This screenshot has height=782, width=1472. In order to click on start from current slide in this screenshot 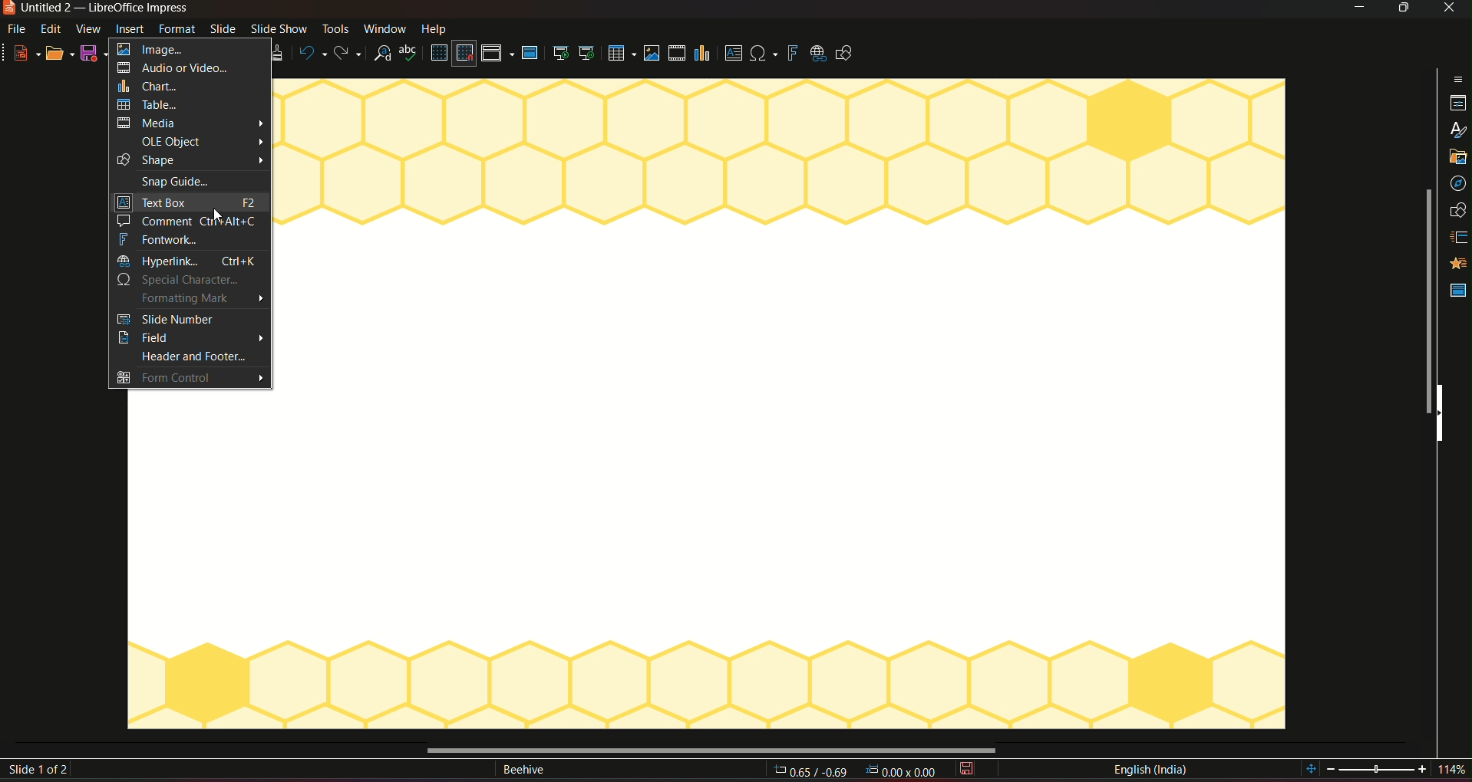, I will do `click(586, 54)`.